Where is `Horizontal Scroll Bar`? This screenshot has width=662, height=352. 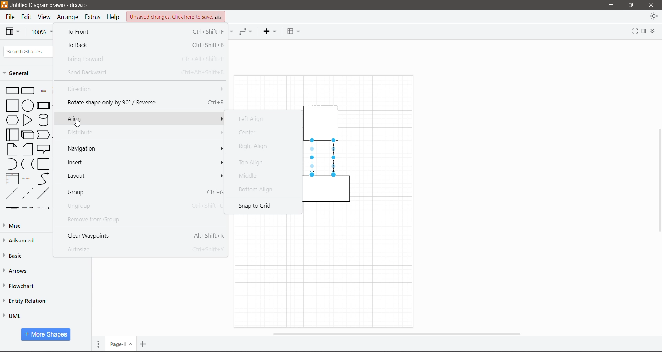 Horizontal Scroll Bar is located at coordinates (396, 333).